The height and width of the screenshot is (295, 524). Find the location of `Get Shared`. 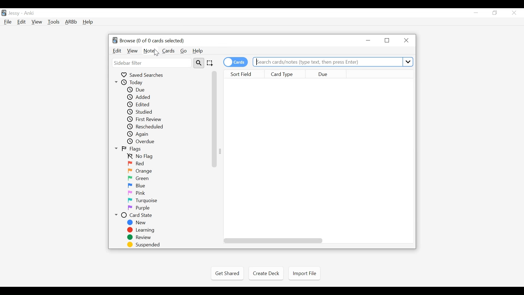

Get Shared is located at coordinates (227, 273).